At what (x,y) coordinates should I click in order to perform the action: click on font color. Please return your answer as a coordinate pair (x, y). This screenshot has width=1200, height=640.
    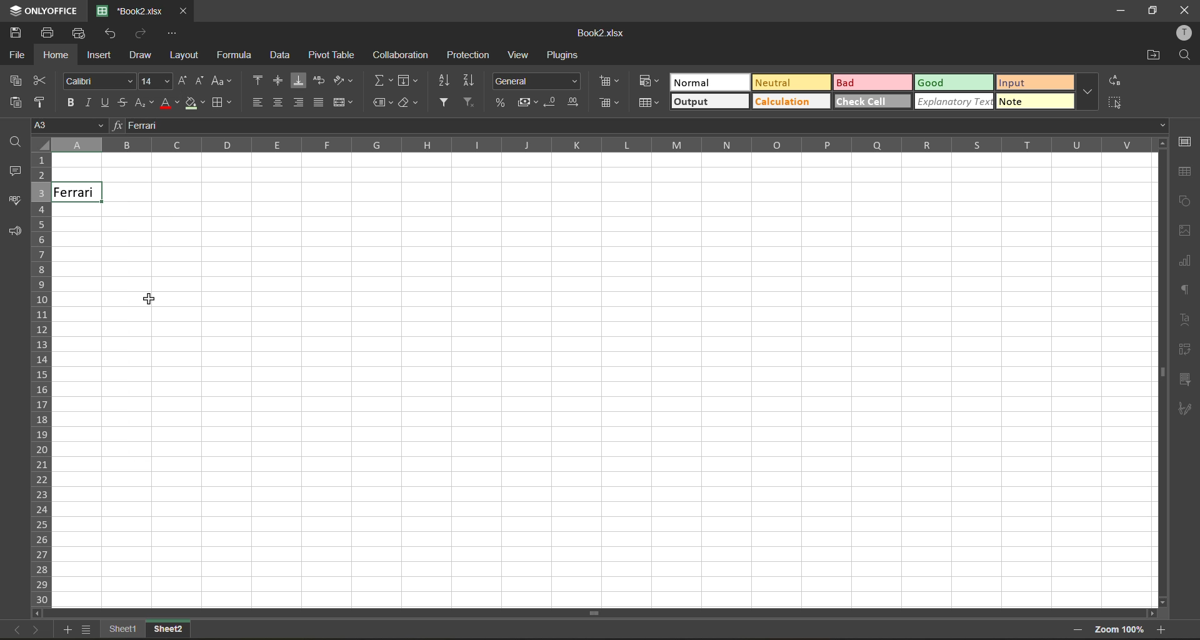
    Looking at the image, I should click on (167, 104).